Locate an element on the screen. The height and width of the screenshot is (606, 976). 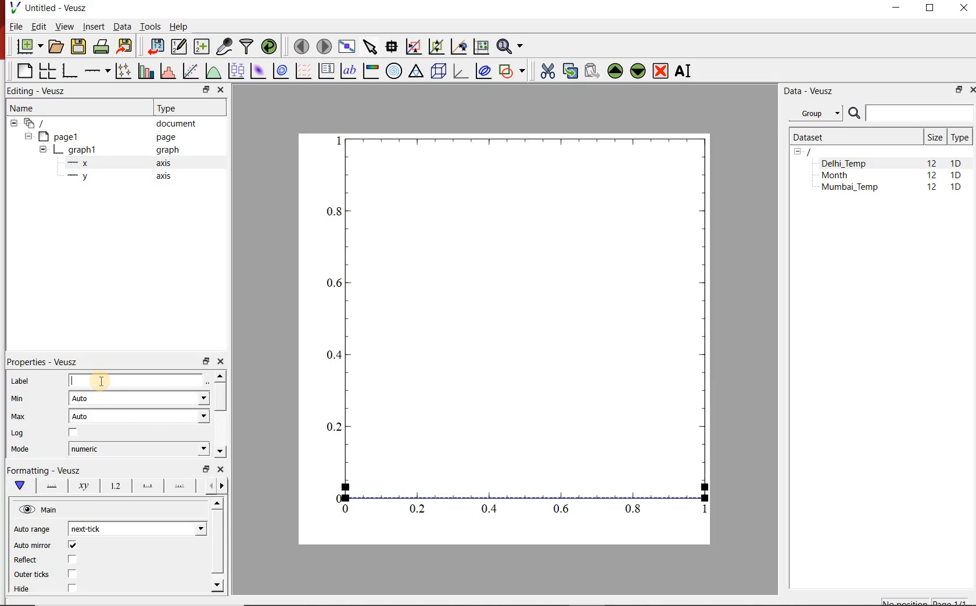
SEARCH DATASETS is located at coordinates (910, 114).